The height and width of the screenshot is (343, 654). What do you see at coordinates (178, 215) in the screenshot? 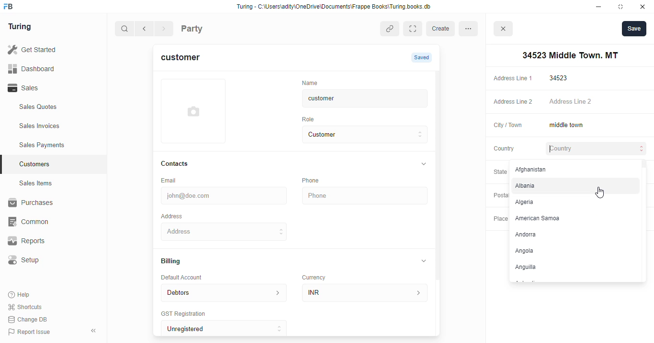
I see `Address` at bounding box center [178, 215].